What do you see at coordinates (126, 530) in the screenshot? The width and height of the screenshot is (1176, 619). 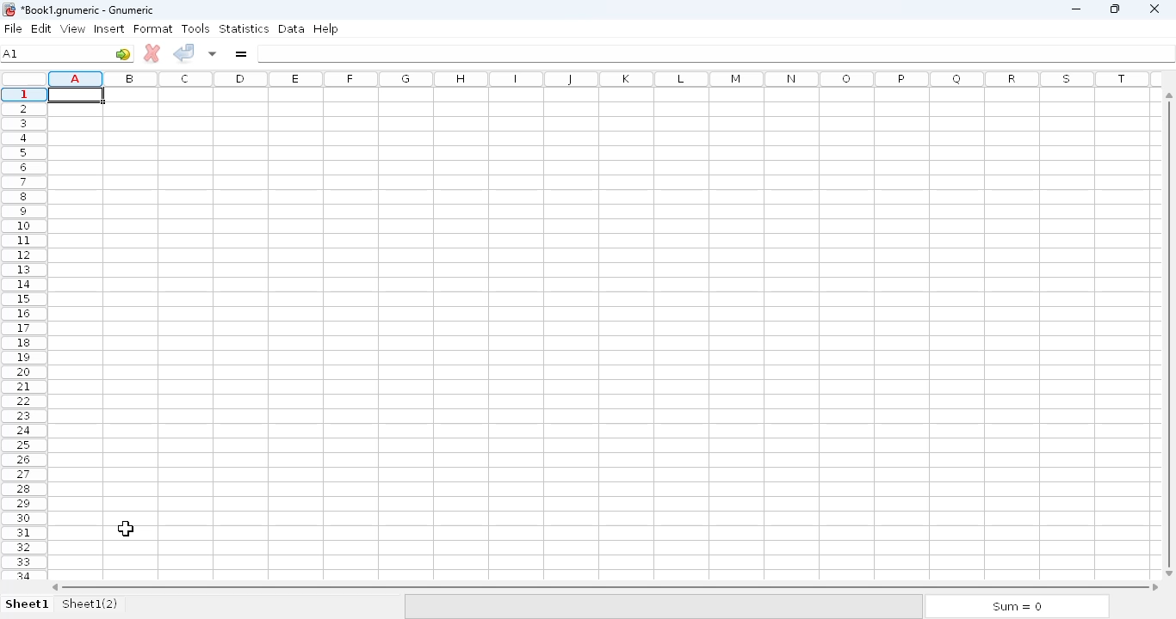 I see `cursor` at bounding box center [126, 530].